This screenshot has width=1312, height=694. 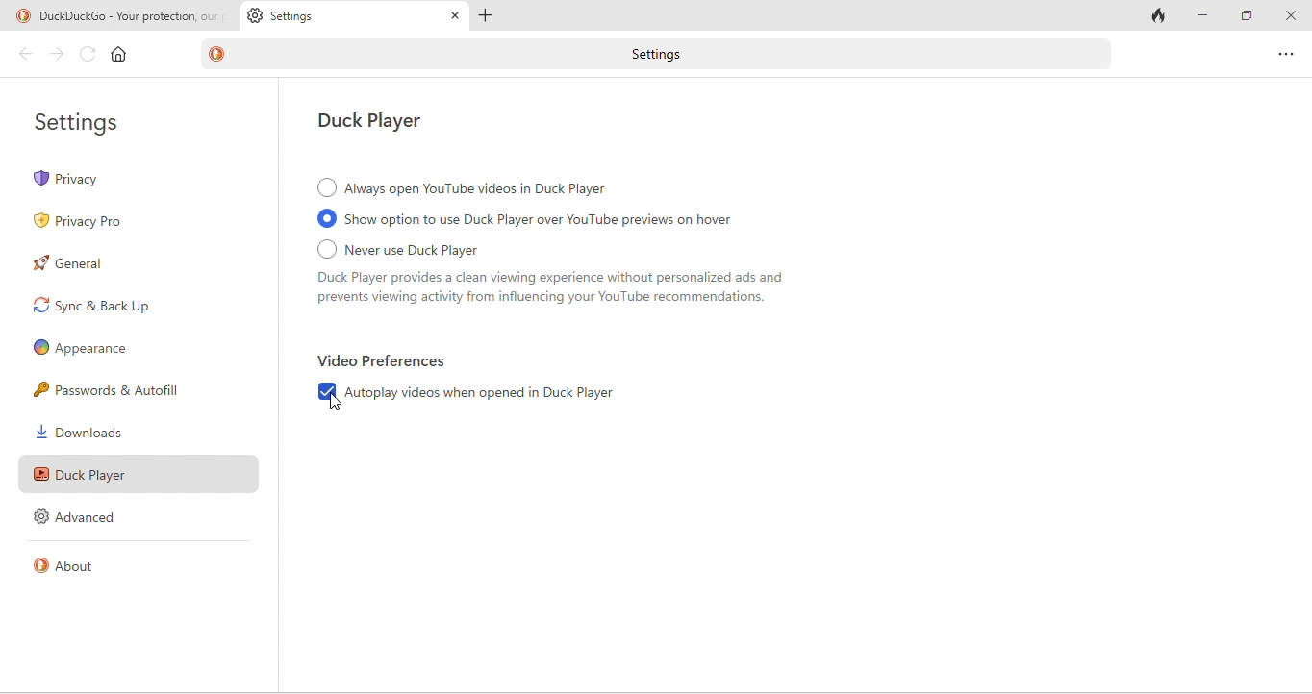 What do you see at coordinates (119, 54) in the screenshot?
I see `home` at bounding box center [119, 54].